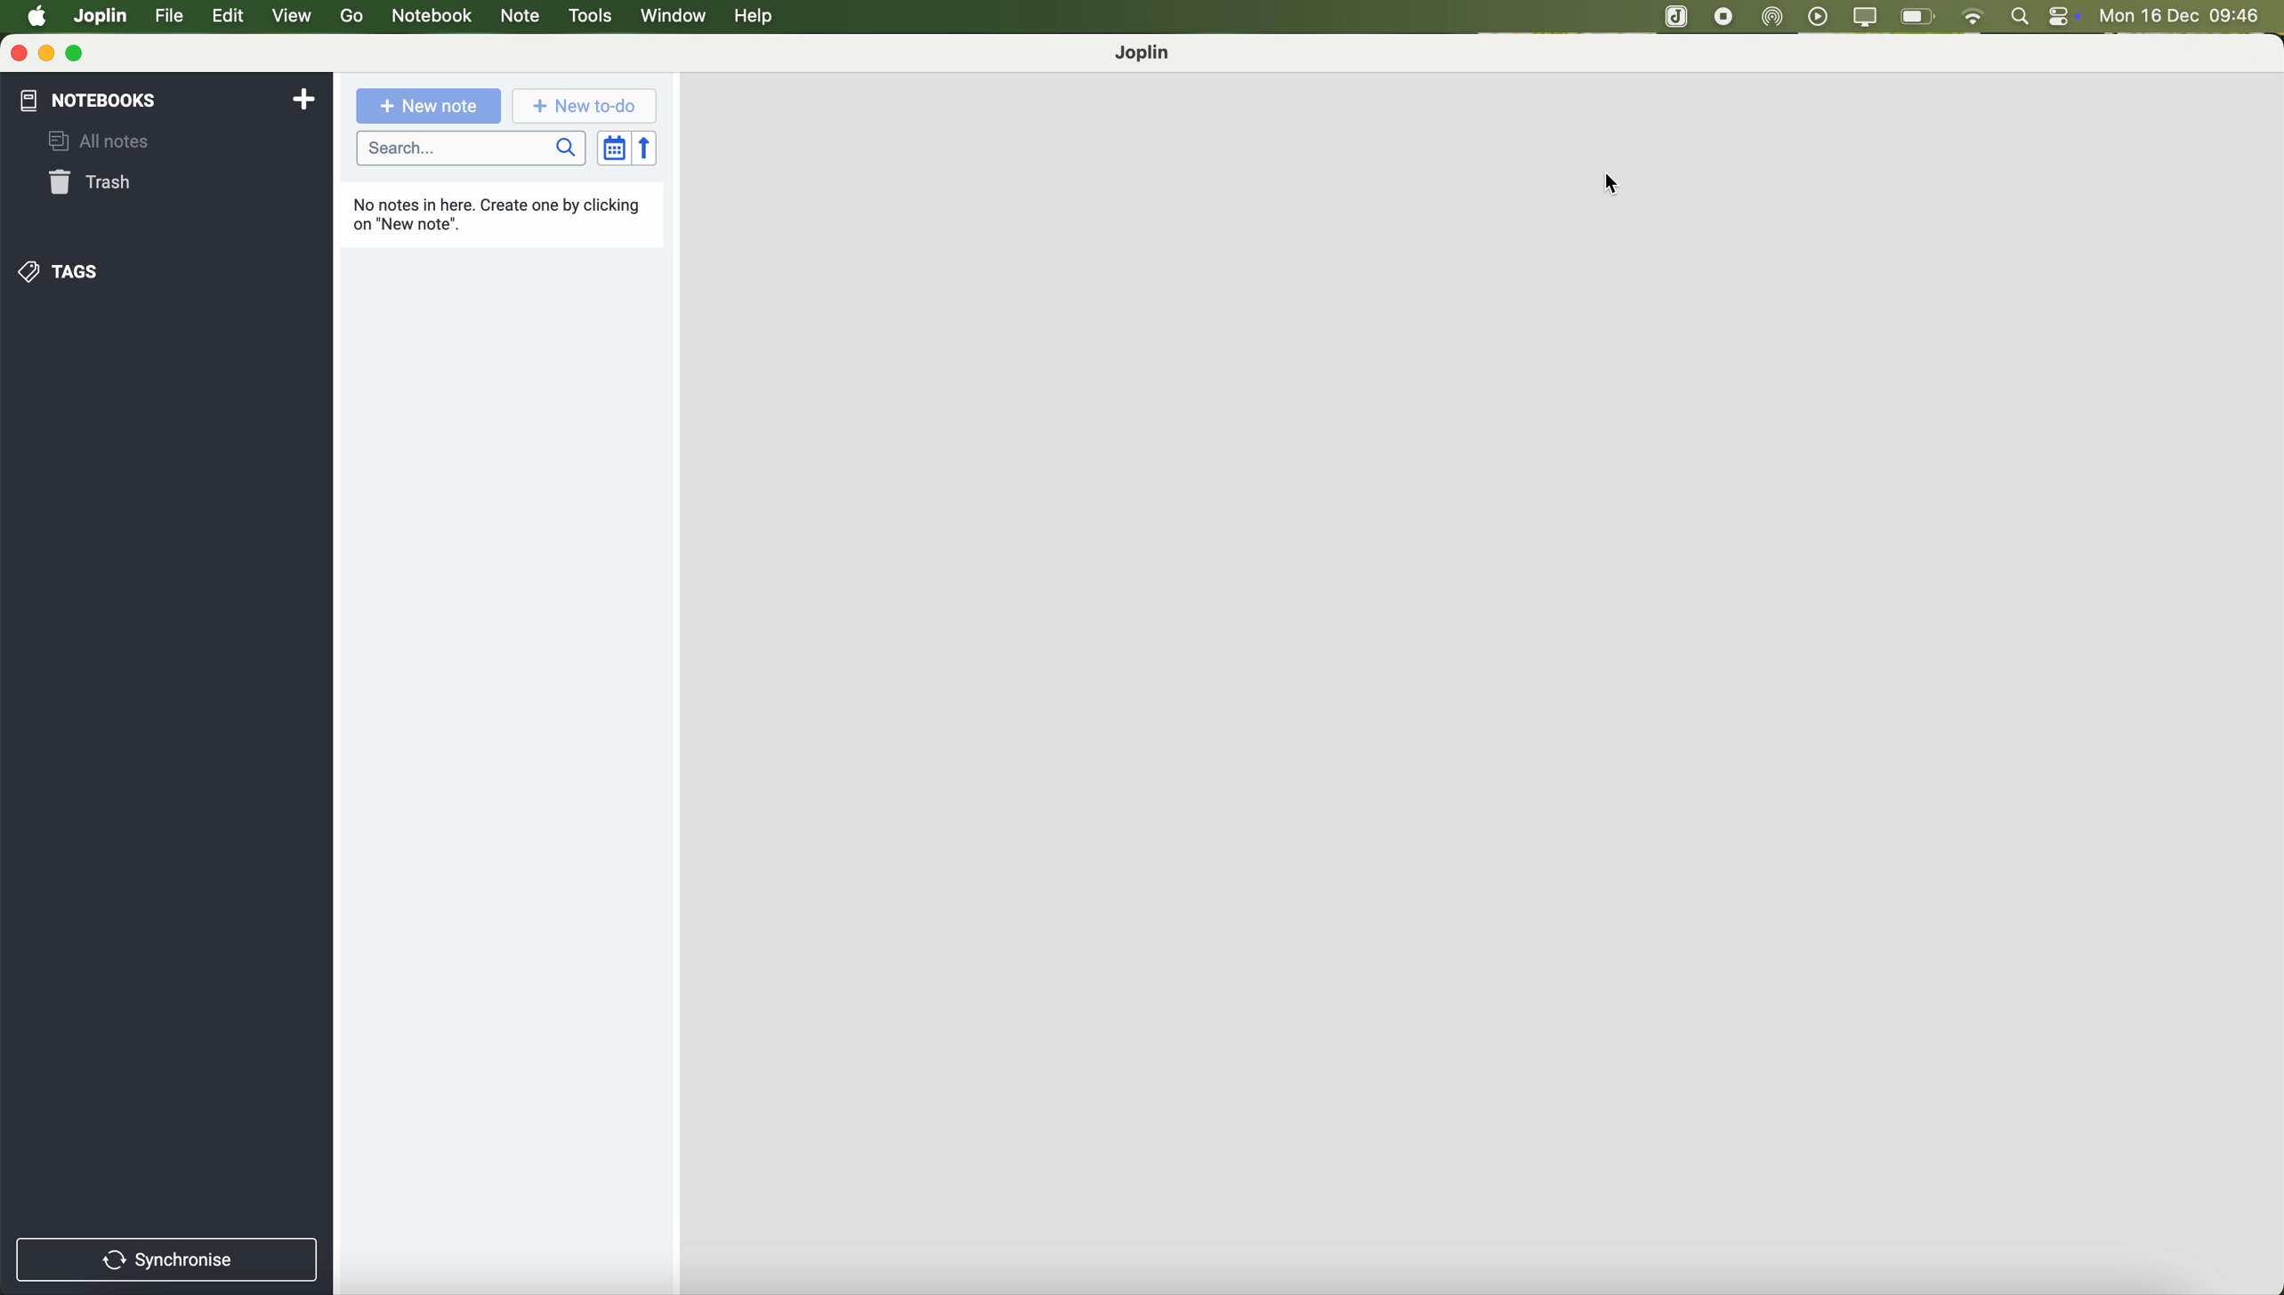 Image resolution: width=2284 pixels, height=1295 pixels. What do you see at coordinates (582, 108) in the screenshot?
I see `new to-do` at bounding box center [582, 108].